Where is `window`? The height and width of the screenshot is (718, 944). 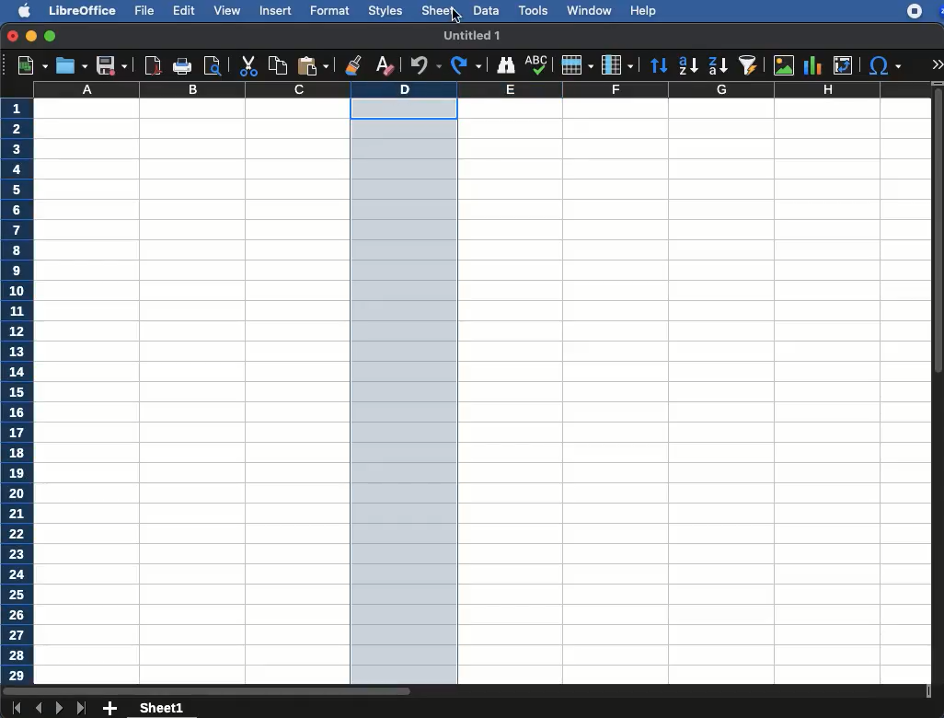 window is located at coordinates (588, 10).